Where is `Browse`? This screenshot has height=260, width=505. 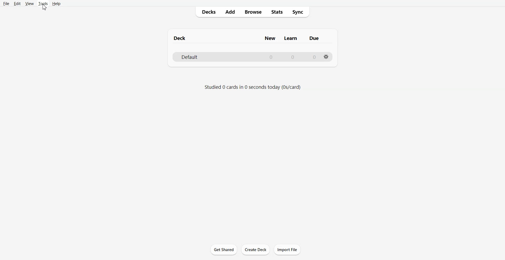
Browse is located at coordinates (253, 12).